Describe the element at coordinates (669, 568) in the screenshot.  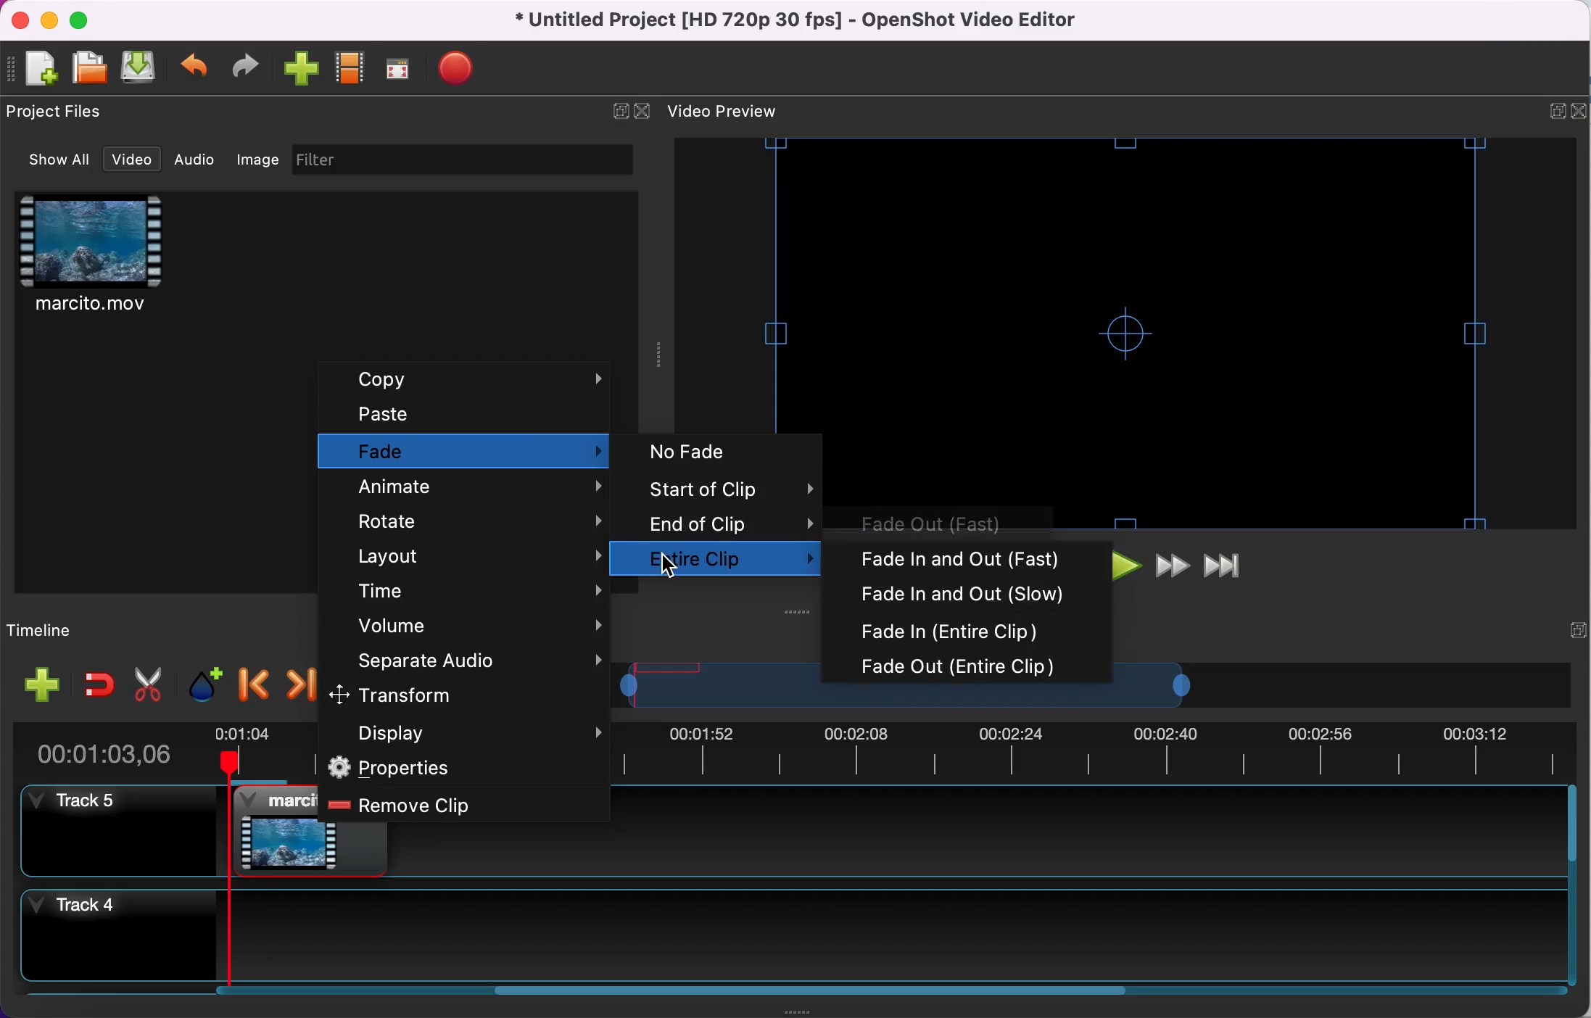
I see `Cursor` at that location.